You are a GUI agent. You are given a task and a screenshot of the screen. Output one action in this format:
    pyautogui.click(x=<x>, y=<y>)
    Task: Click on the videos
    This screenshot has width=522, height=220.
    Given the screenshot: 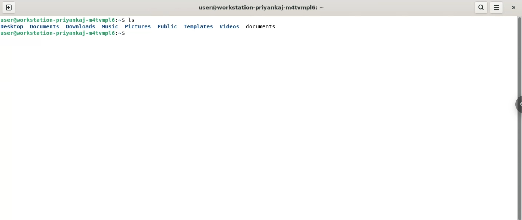 What is the action you would take?
    pyautogui.click(x=231, y=26)
    